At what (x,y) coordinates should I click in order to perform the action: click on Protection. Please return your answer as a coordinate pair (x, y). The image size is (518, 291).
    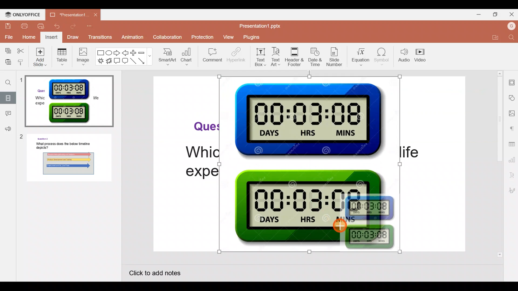
    Looking at the image, I should click on (202, 37).